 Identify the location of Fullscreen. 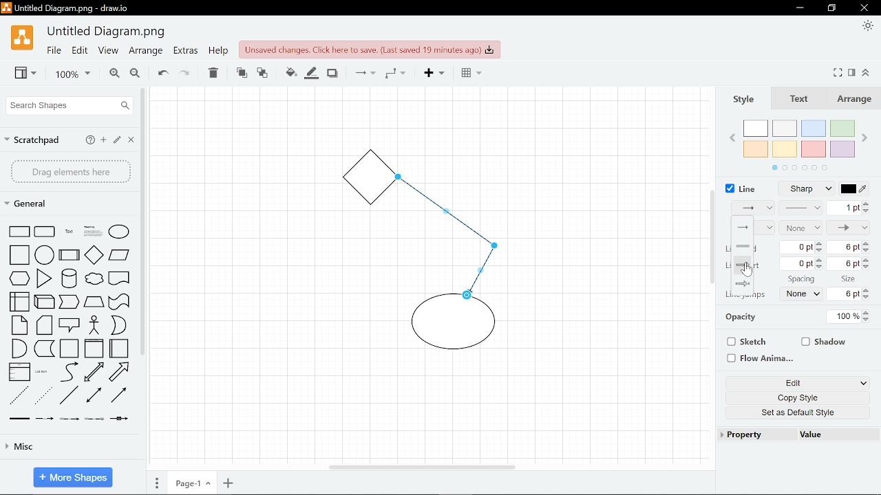
(839, 72).